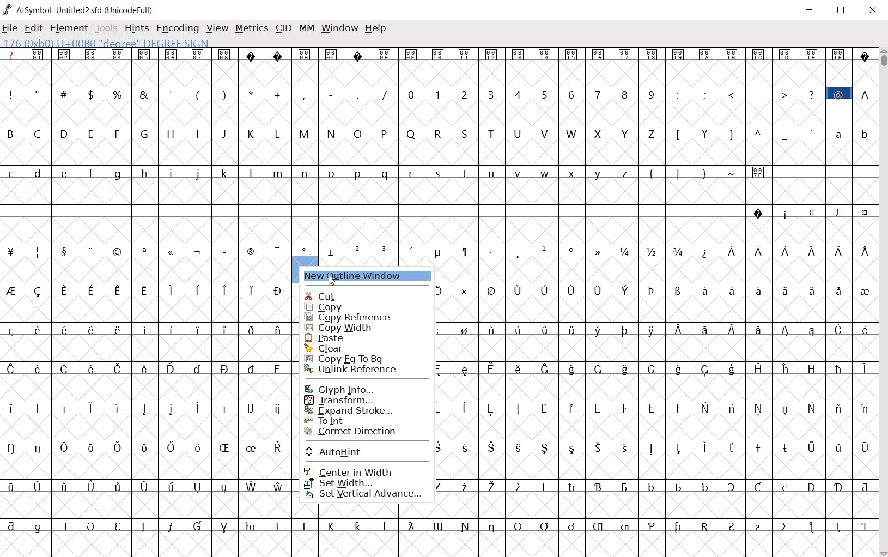  I want to click on Glyph Info, so click(362, 389).